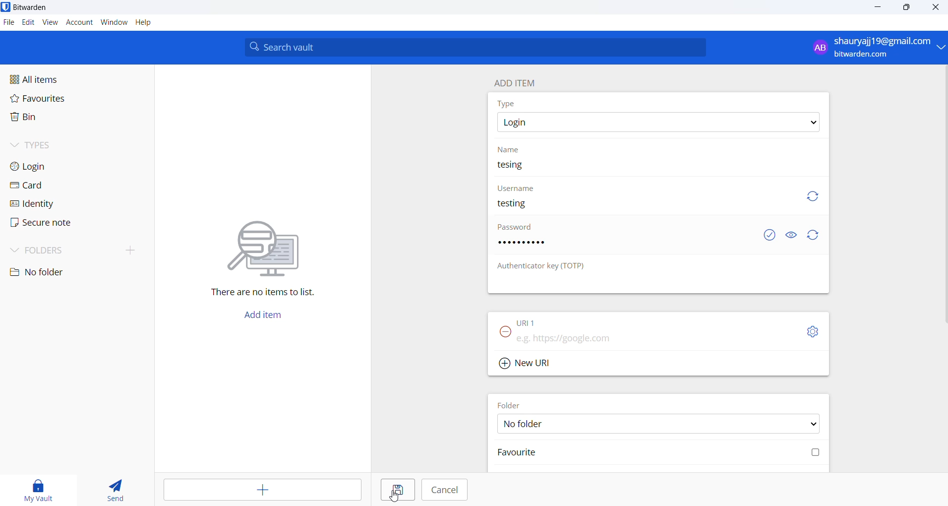 This screenshot has width=948, height=506. I want to click on FOLDER HEADING, so click(514, 403).